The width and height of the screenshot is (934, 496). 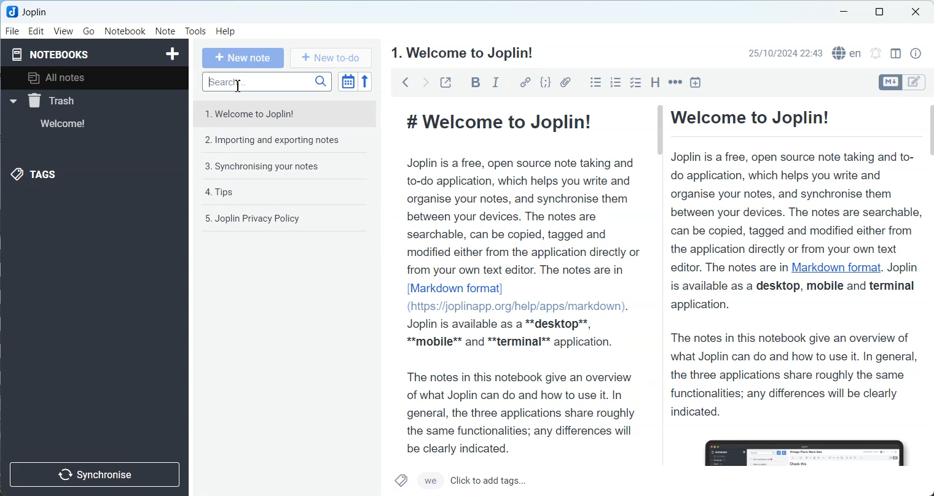 What do you see at coordinates (195, 31) in the screenshot?
I see `Tools` at bounding box center [195, 31].